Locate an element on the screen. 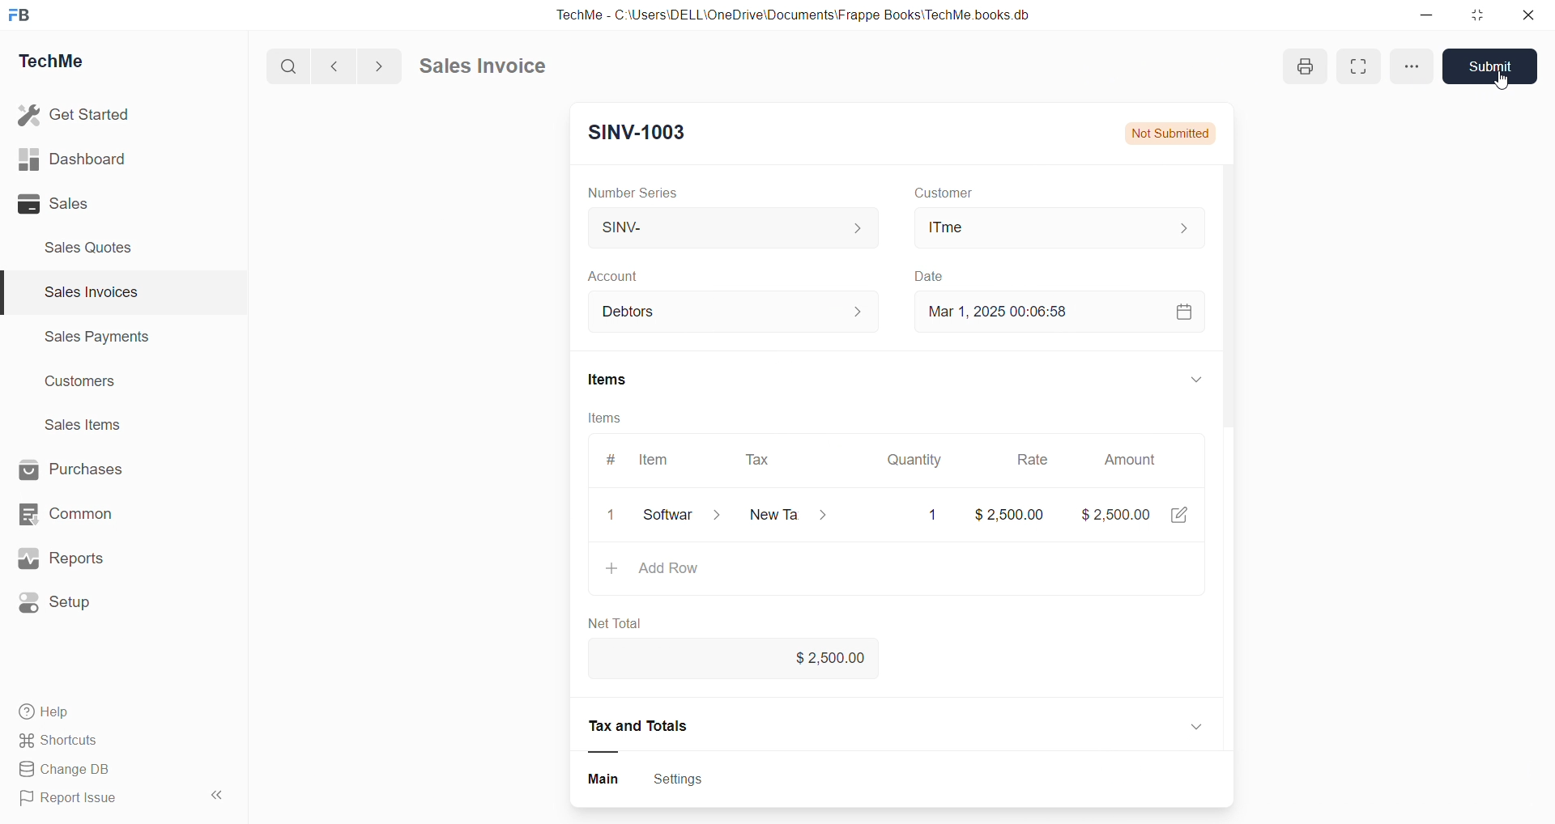 This screenshot has height=824, width=1555.  Shortcuts is located at coordinates (65, 741).